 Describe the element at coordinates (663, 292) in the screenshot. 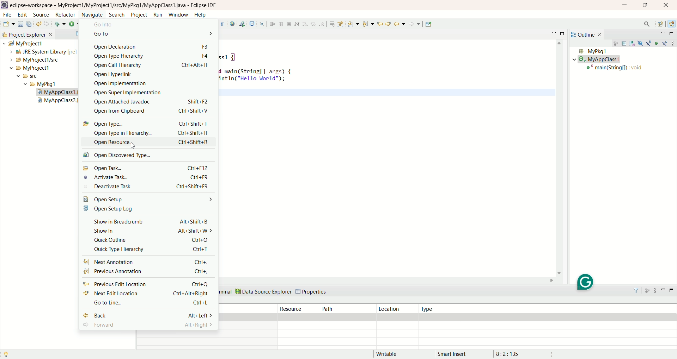

I see `minimize` at that location.